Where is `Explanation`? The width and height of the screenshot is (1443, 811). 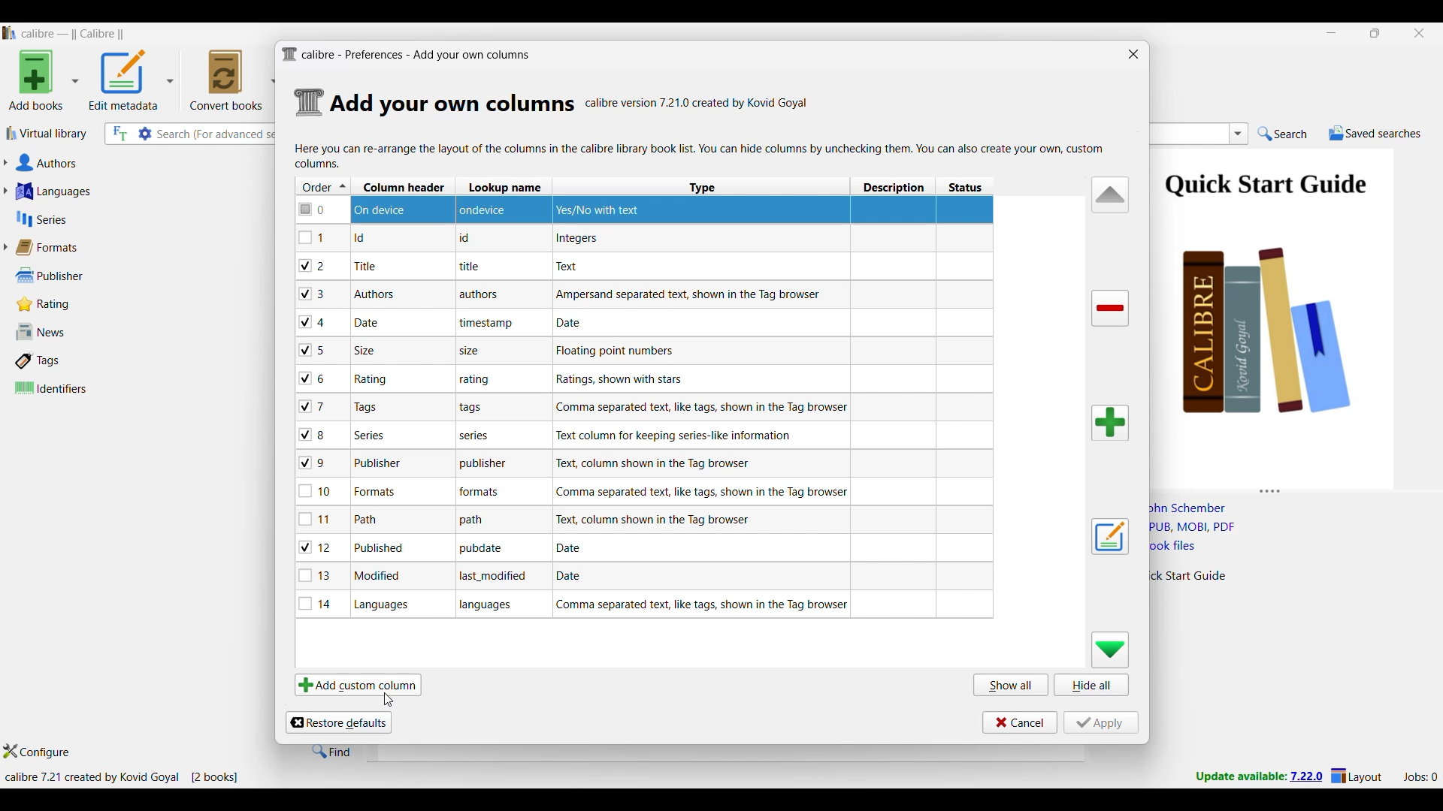
Explanation is located at coordinates (667, 463).